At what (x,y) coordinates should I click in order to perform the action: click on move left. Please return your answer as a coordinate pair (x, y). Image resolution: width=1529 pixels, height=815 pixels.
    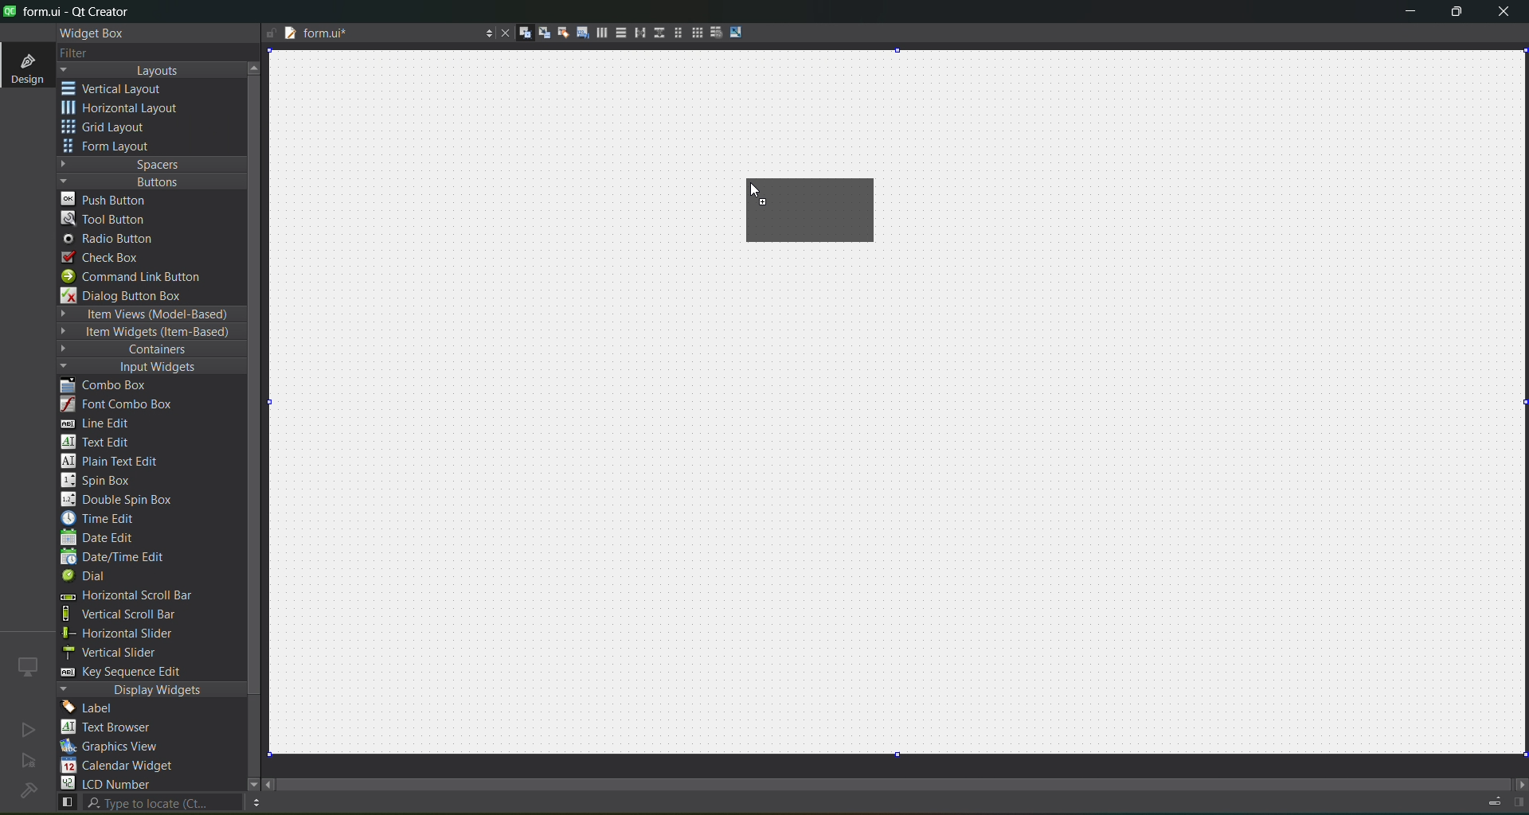
    Looking at the image, I should click on (271, 786).